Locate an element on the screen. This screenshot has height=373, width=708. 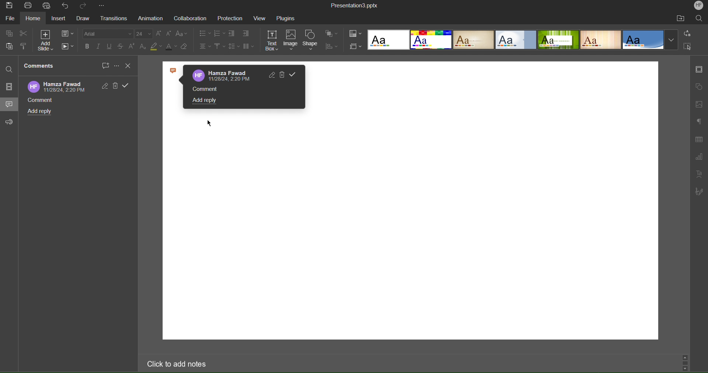
cut is located at coordinates (24, 33).